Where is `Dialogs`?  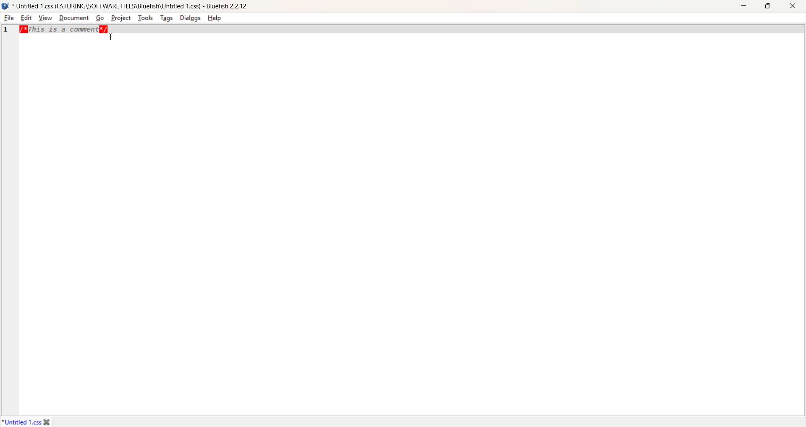
Dialogs is located at coordinates (191, 19).